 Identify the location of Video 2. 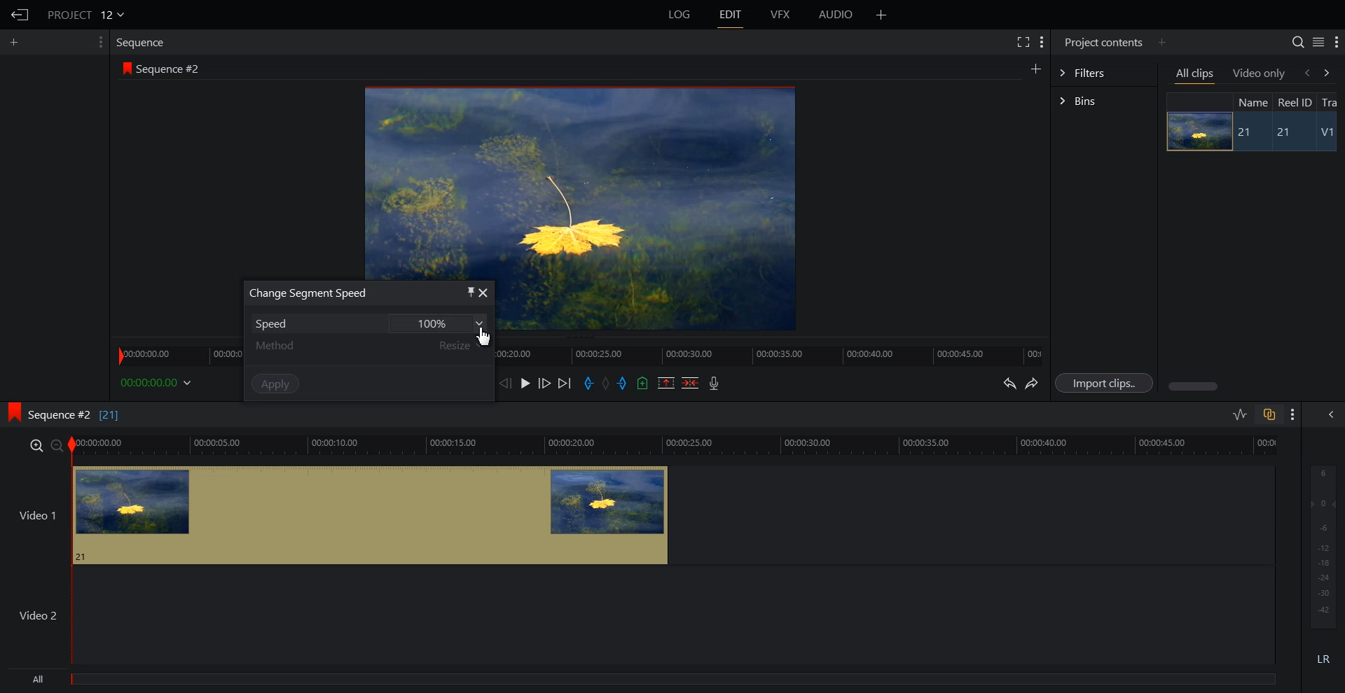
(637, 615).